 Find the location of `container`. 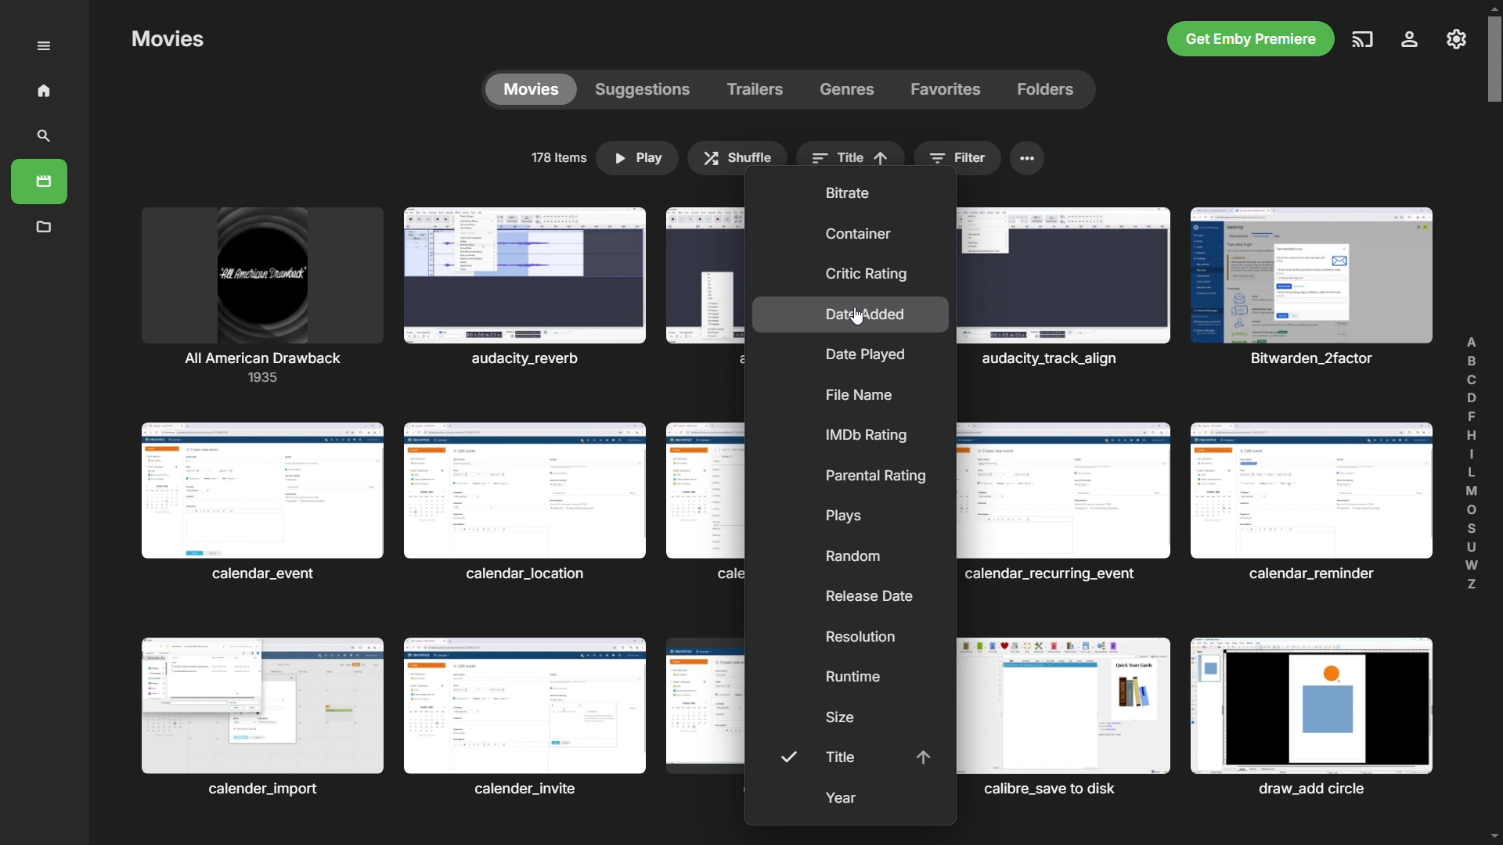

container is located at coordinates (851, 231).